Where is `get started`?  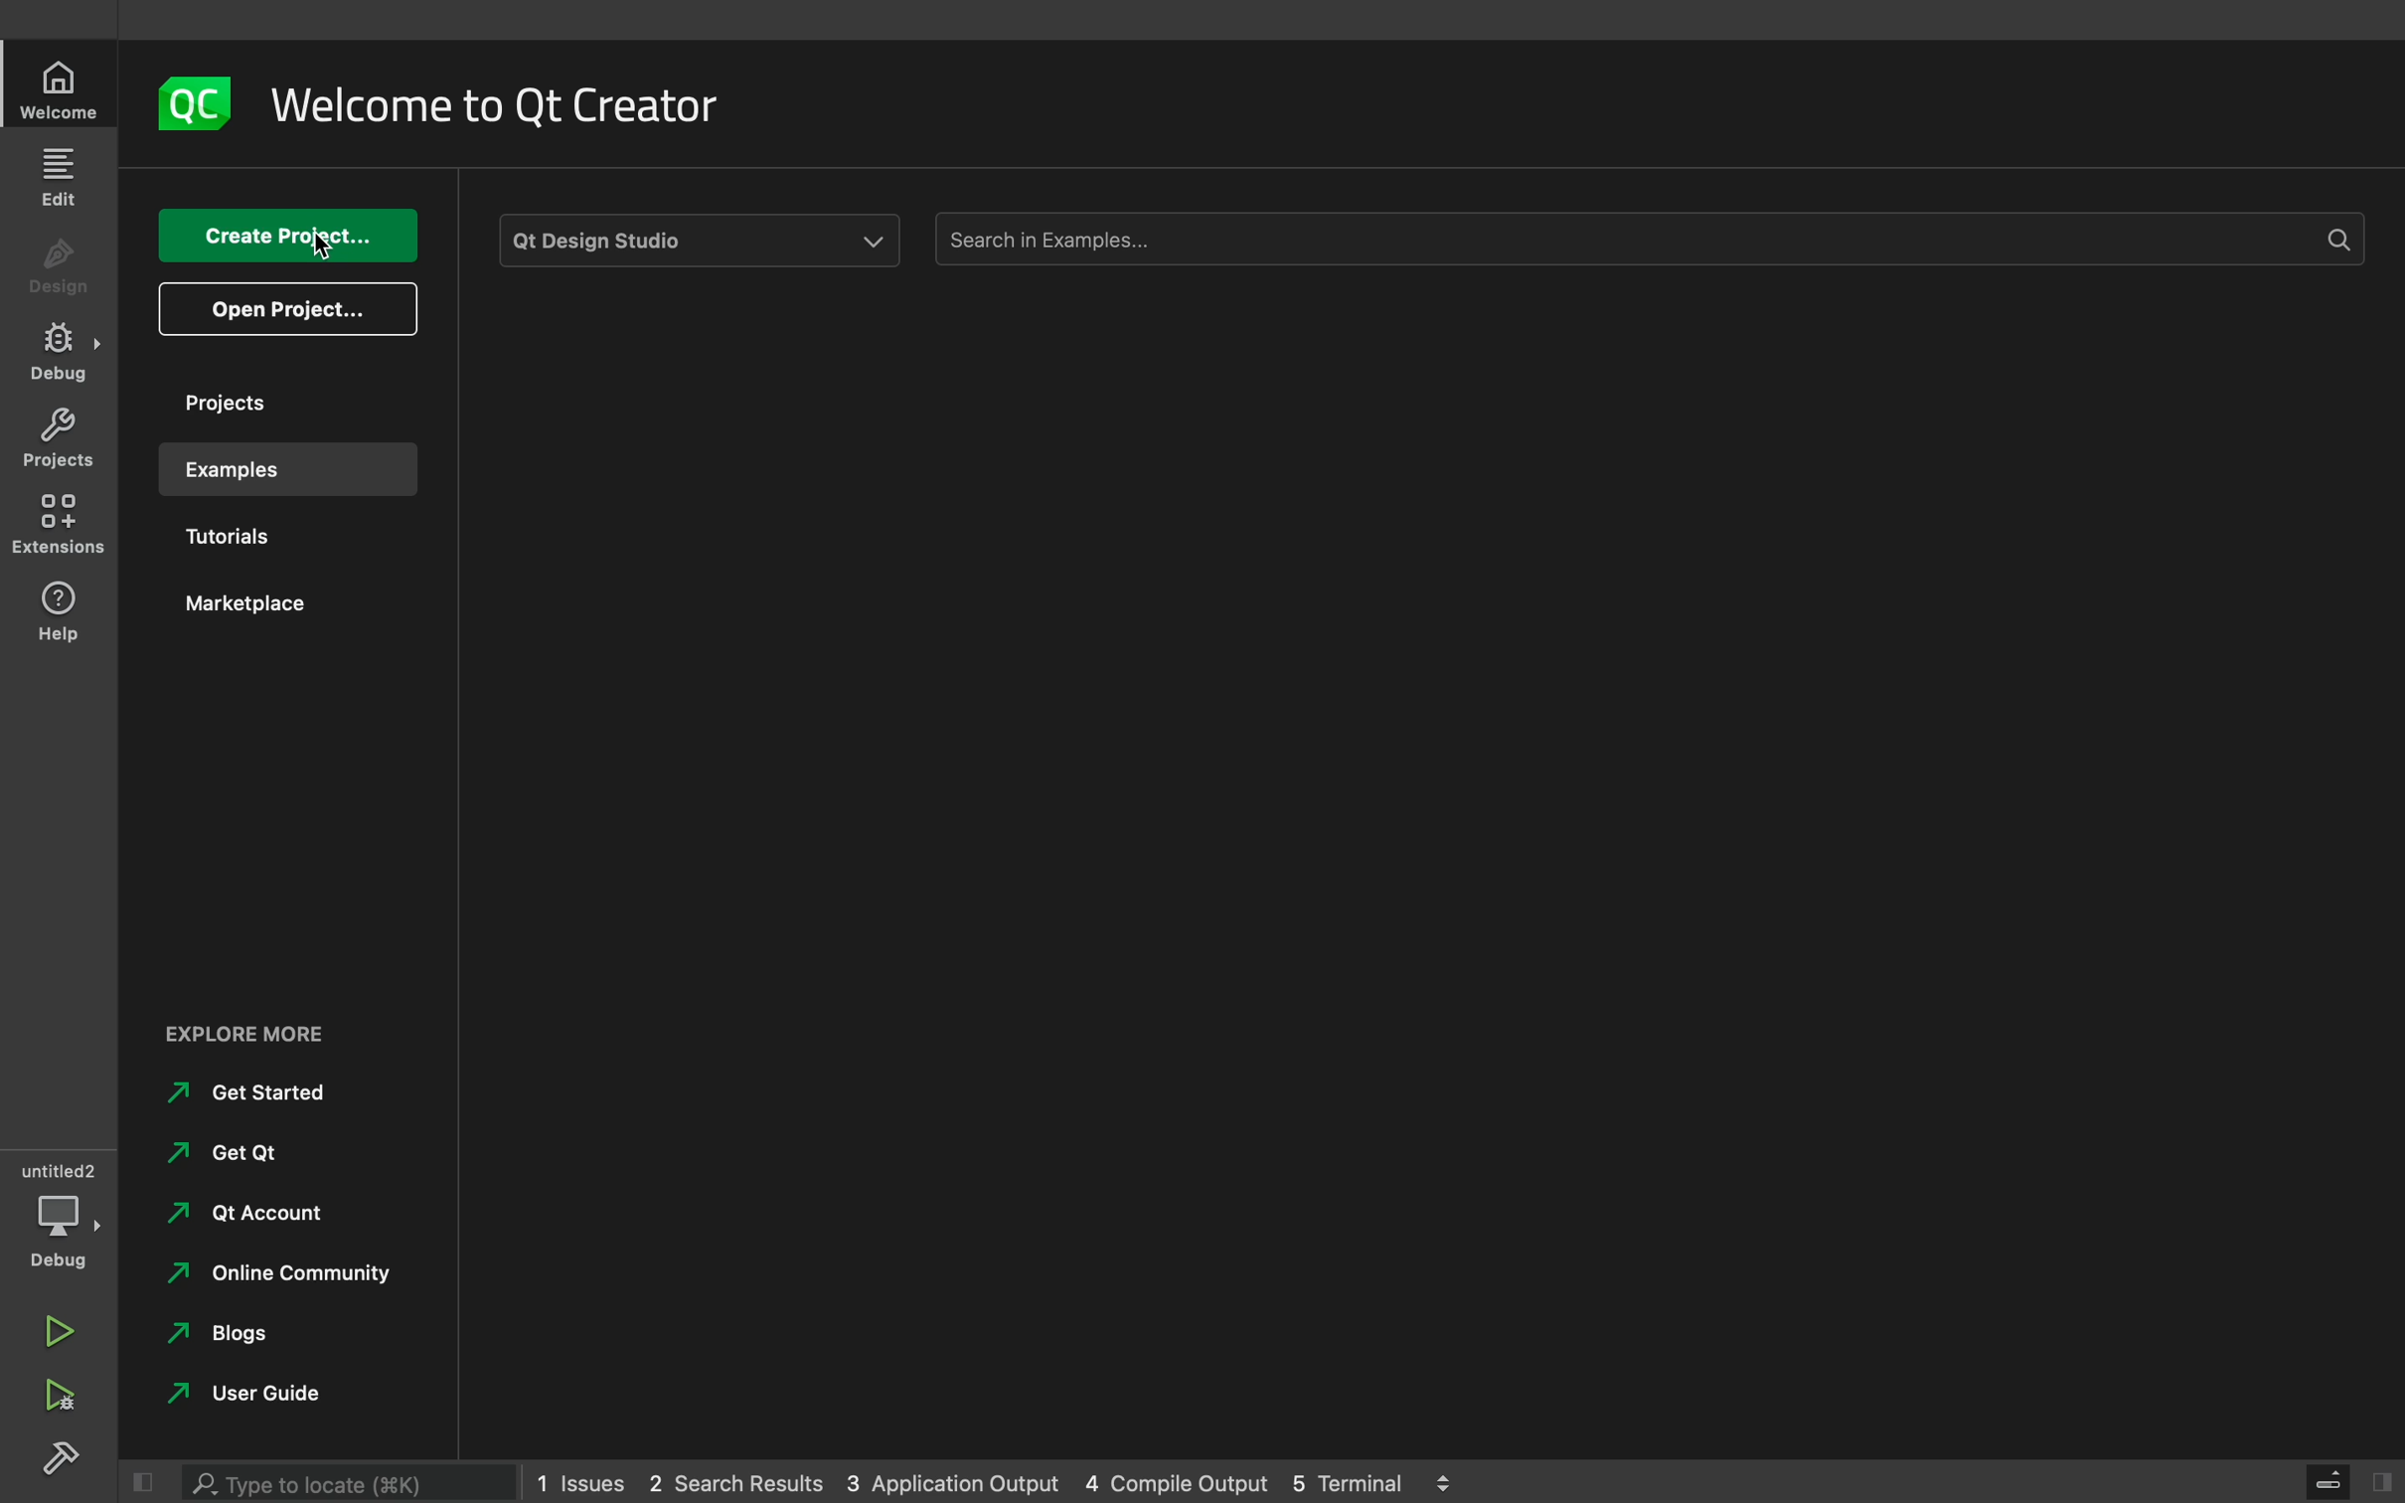
get started is located at coordinates (248, 1094).